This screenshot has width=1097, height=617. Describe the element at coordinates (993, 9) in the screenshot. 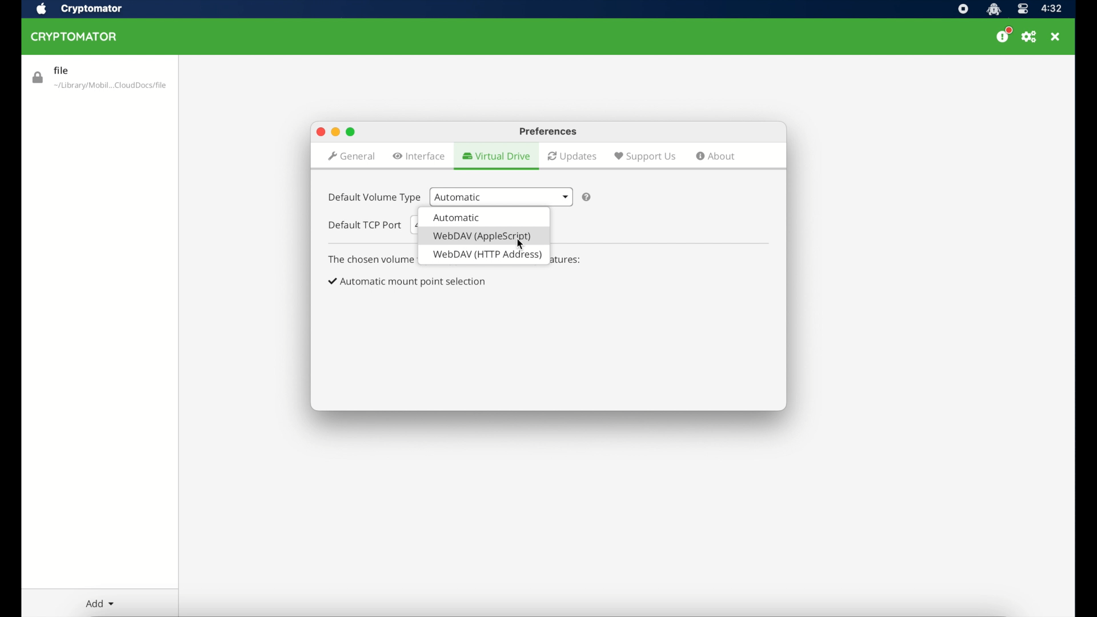

I see `cryptomator` at that location.